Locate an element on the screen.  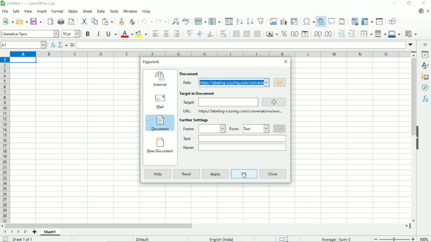
Document is located at coordinates (160, 124).